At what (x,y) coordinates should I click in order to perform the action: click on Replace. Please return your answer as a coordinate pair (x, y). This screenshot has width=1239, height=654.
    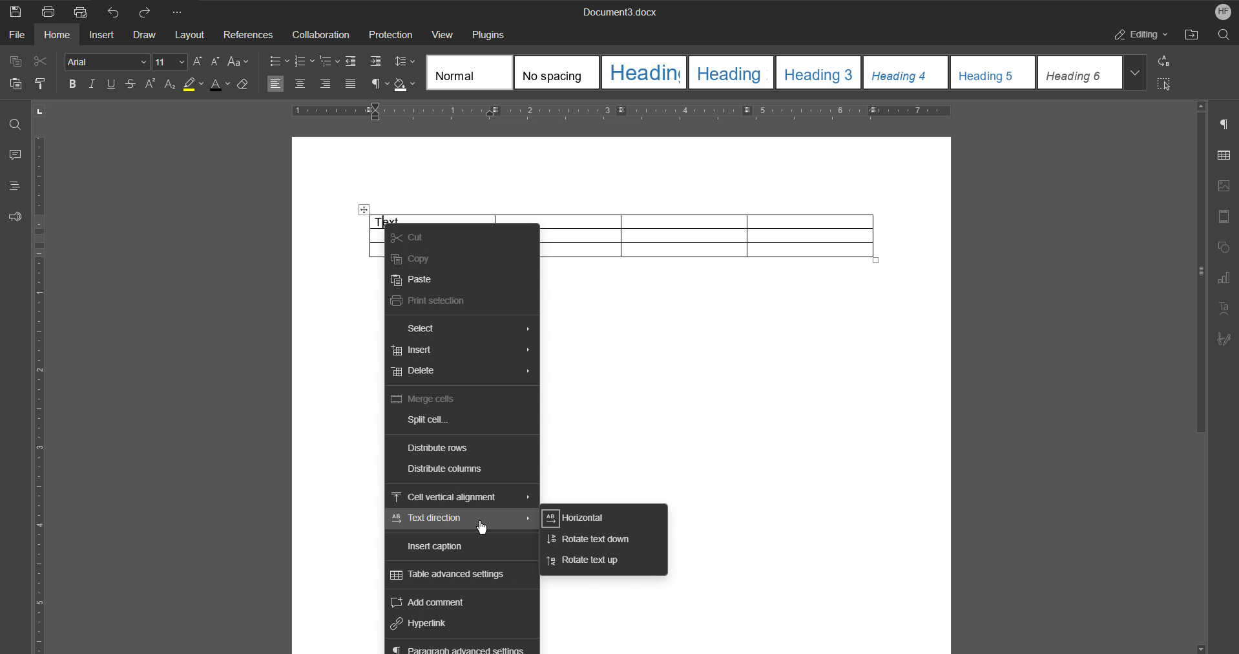
    Looking at the image, I should click on (1167, 62).